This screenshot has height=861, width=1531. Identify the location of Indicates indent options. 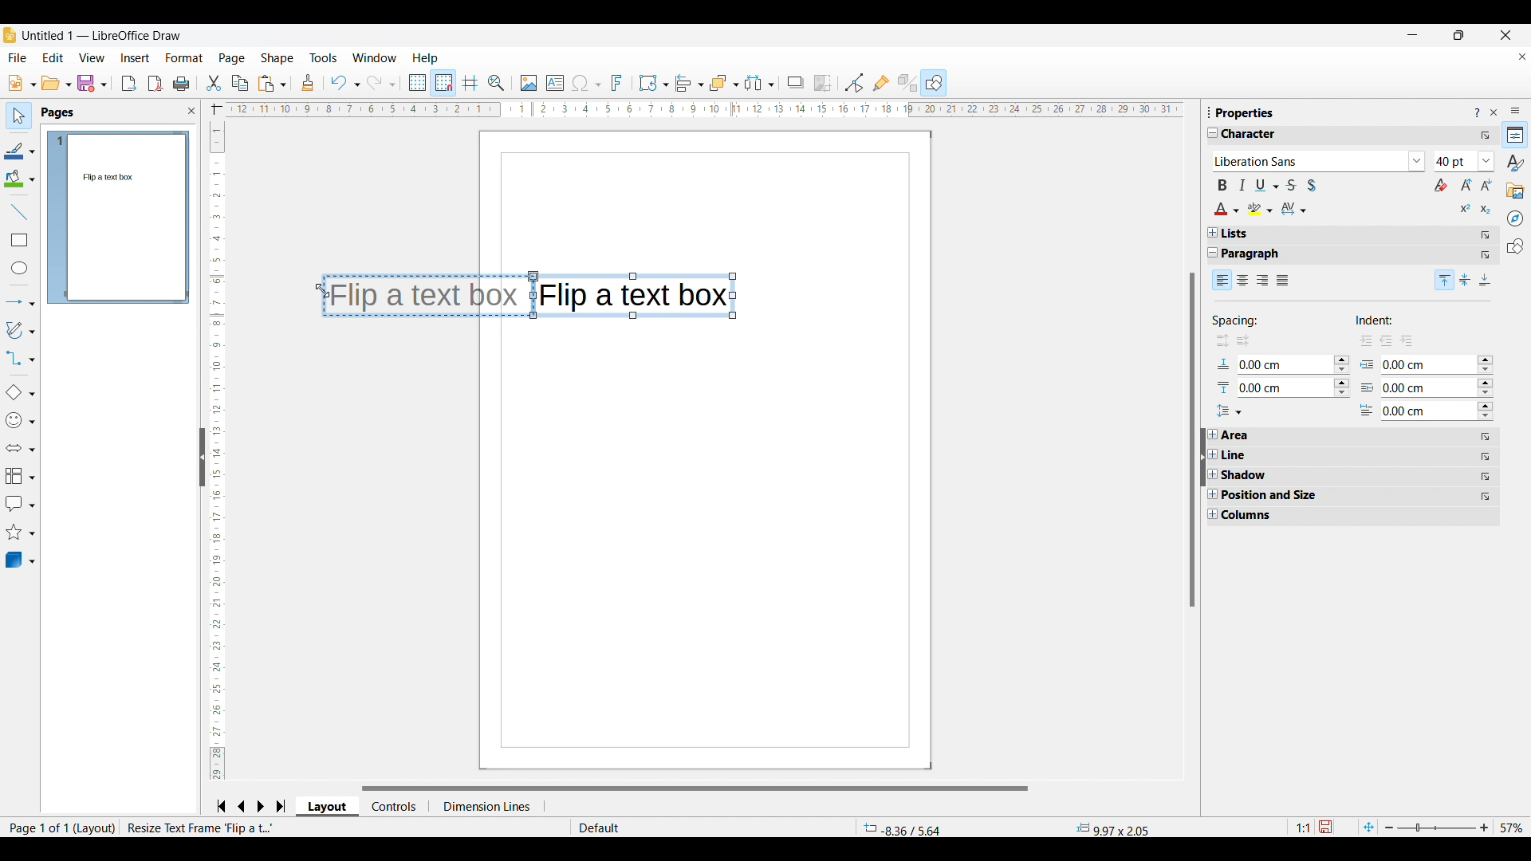
(1385, 322).